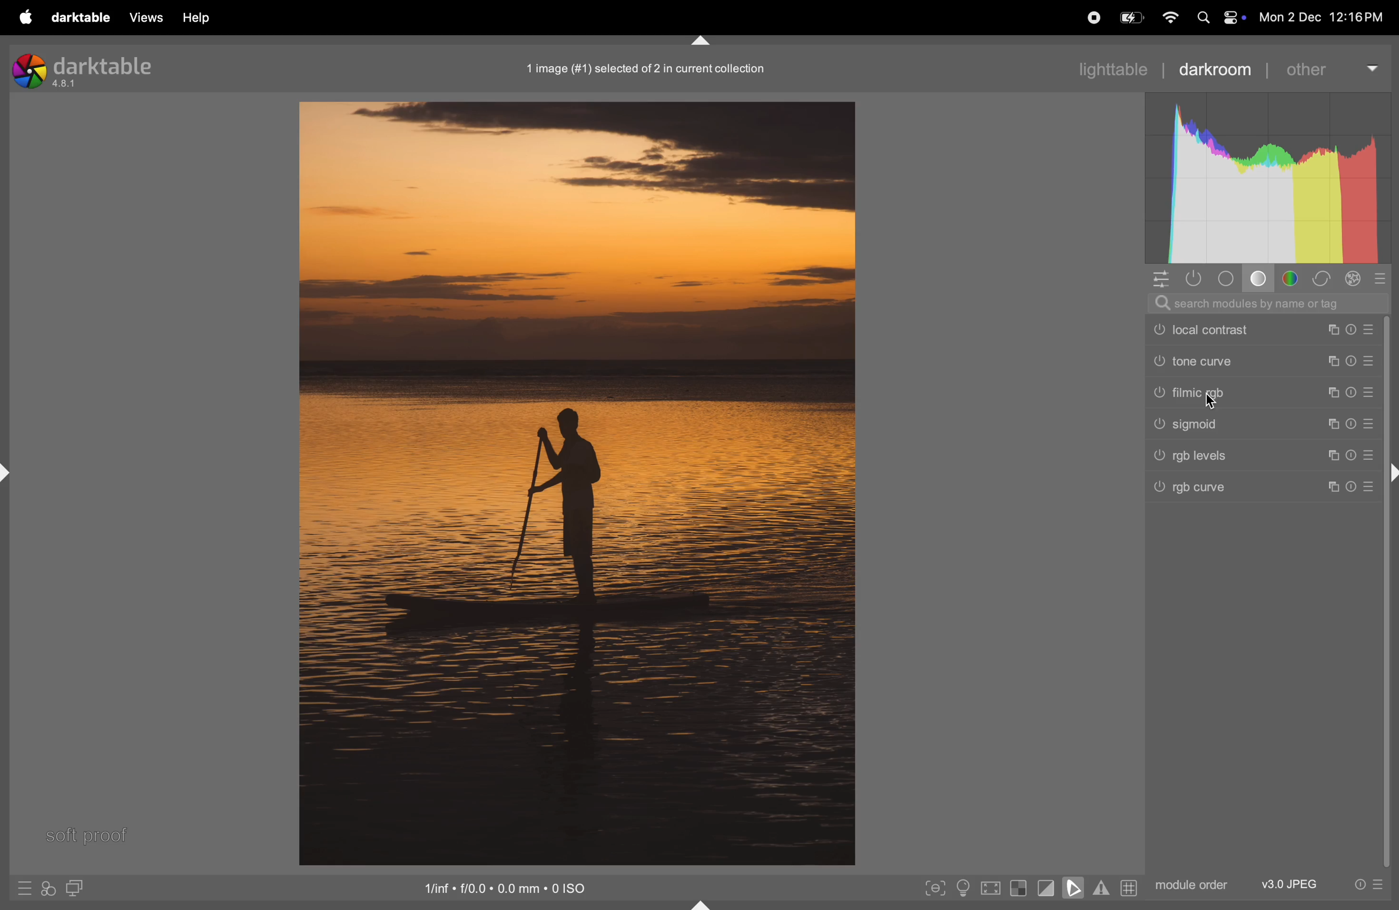 Image resolution: width=1399 pixels, height=910 pixels. I want to click on tone curve, so click(1263, 362).